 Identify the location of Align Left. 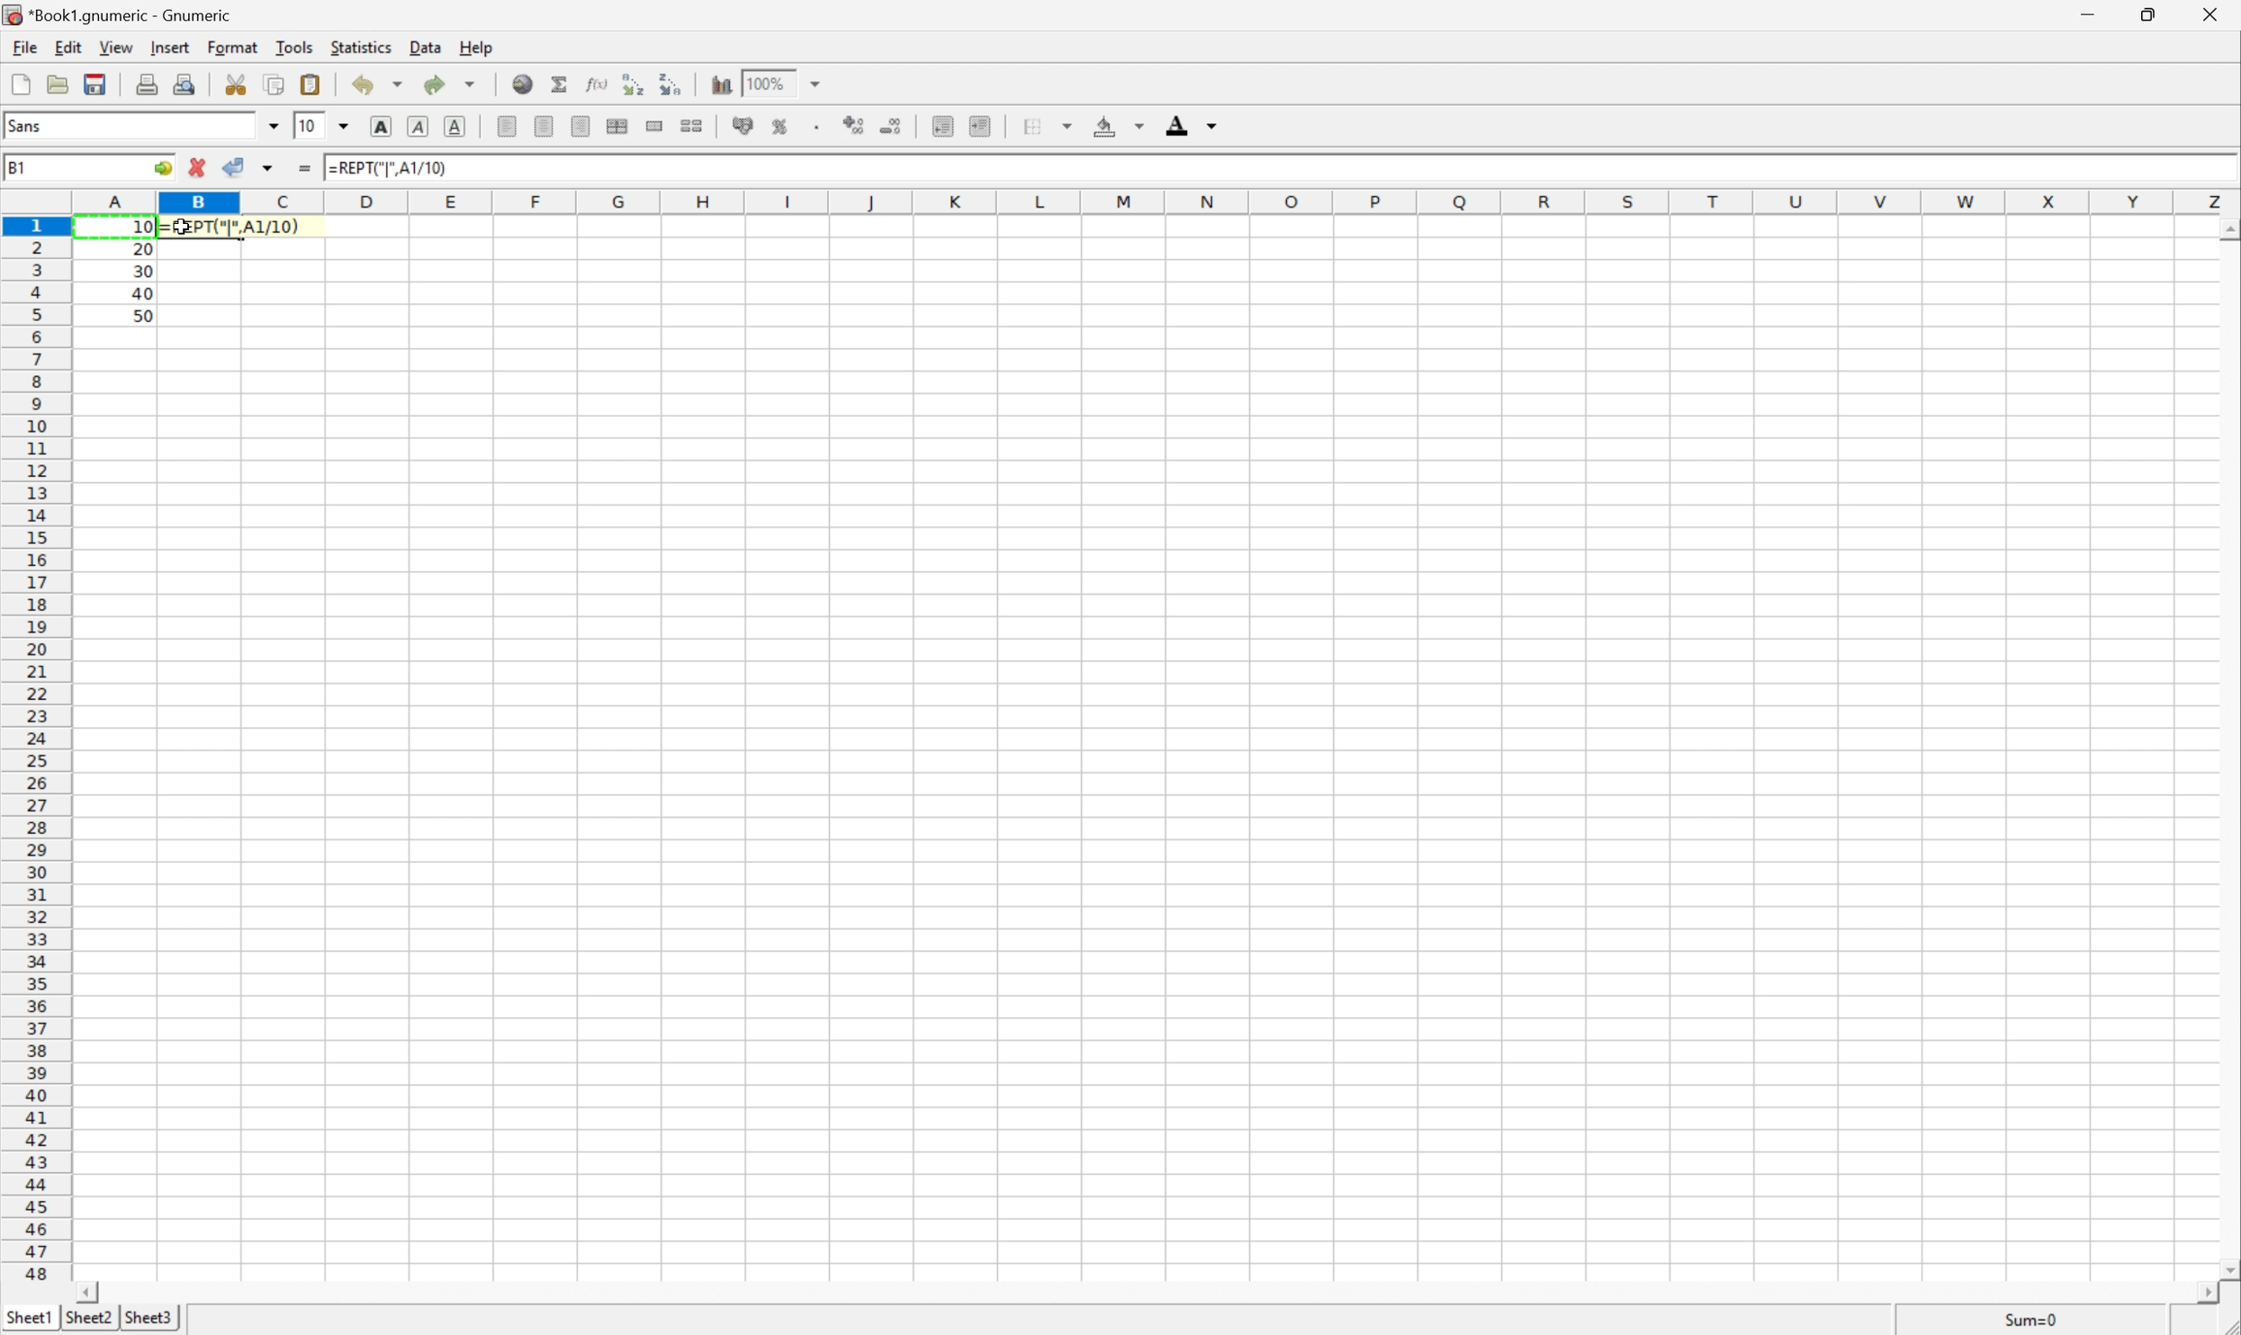
(506, 125).